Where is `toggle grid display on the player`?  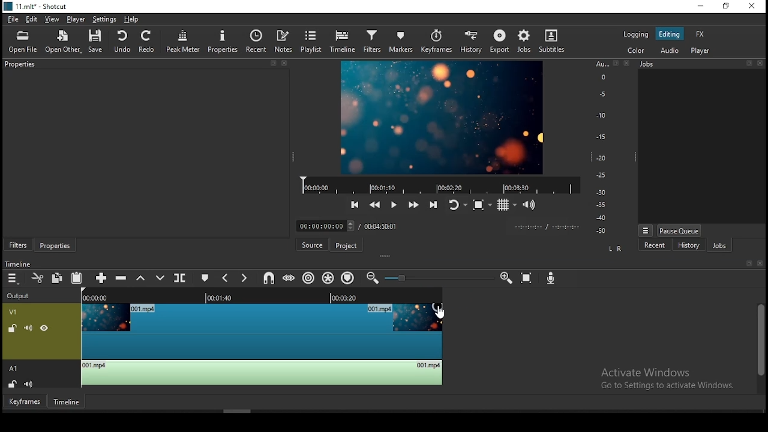
toggle grid display on the player is located at coordinates (507, 206).